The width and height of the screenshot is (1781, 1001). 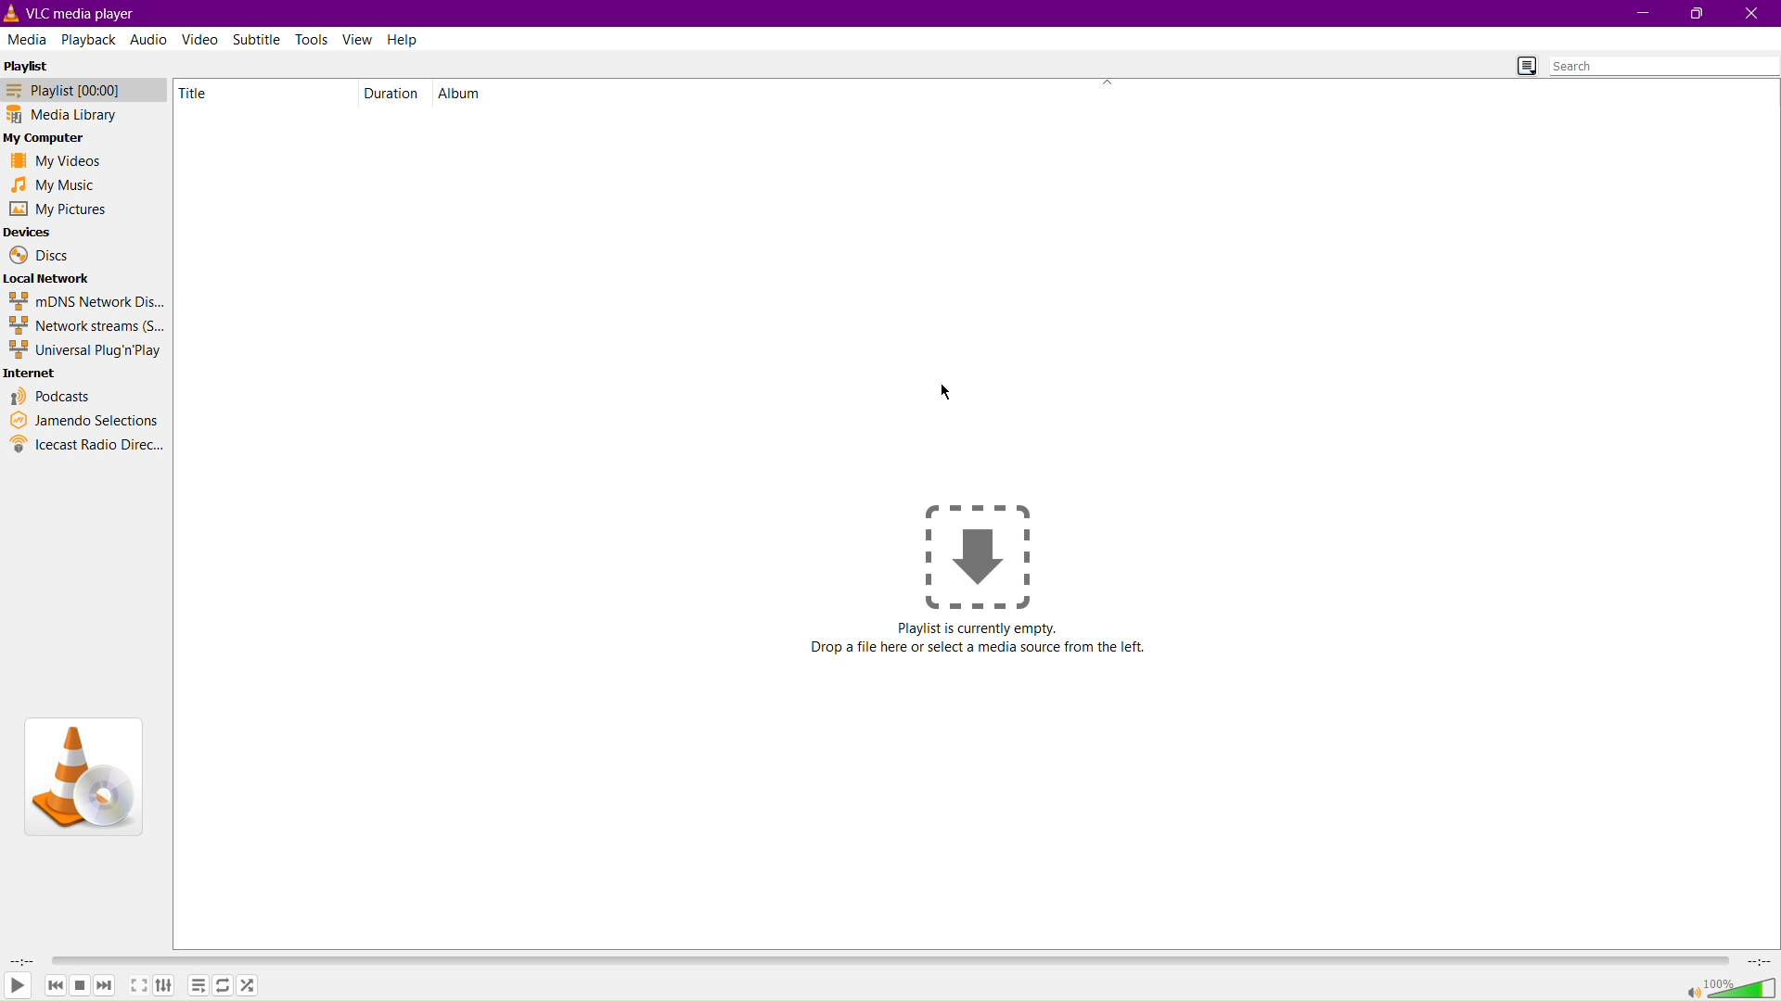 I want to click on Discs, so click(x=38, y=255).